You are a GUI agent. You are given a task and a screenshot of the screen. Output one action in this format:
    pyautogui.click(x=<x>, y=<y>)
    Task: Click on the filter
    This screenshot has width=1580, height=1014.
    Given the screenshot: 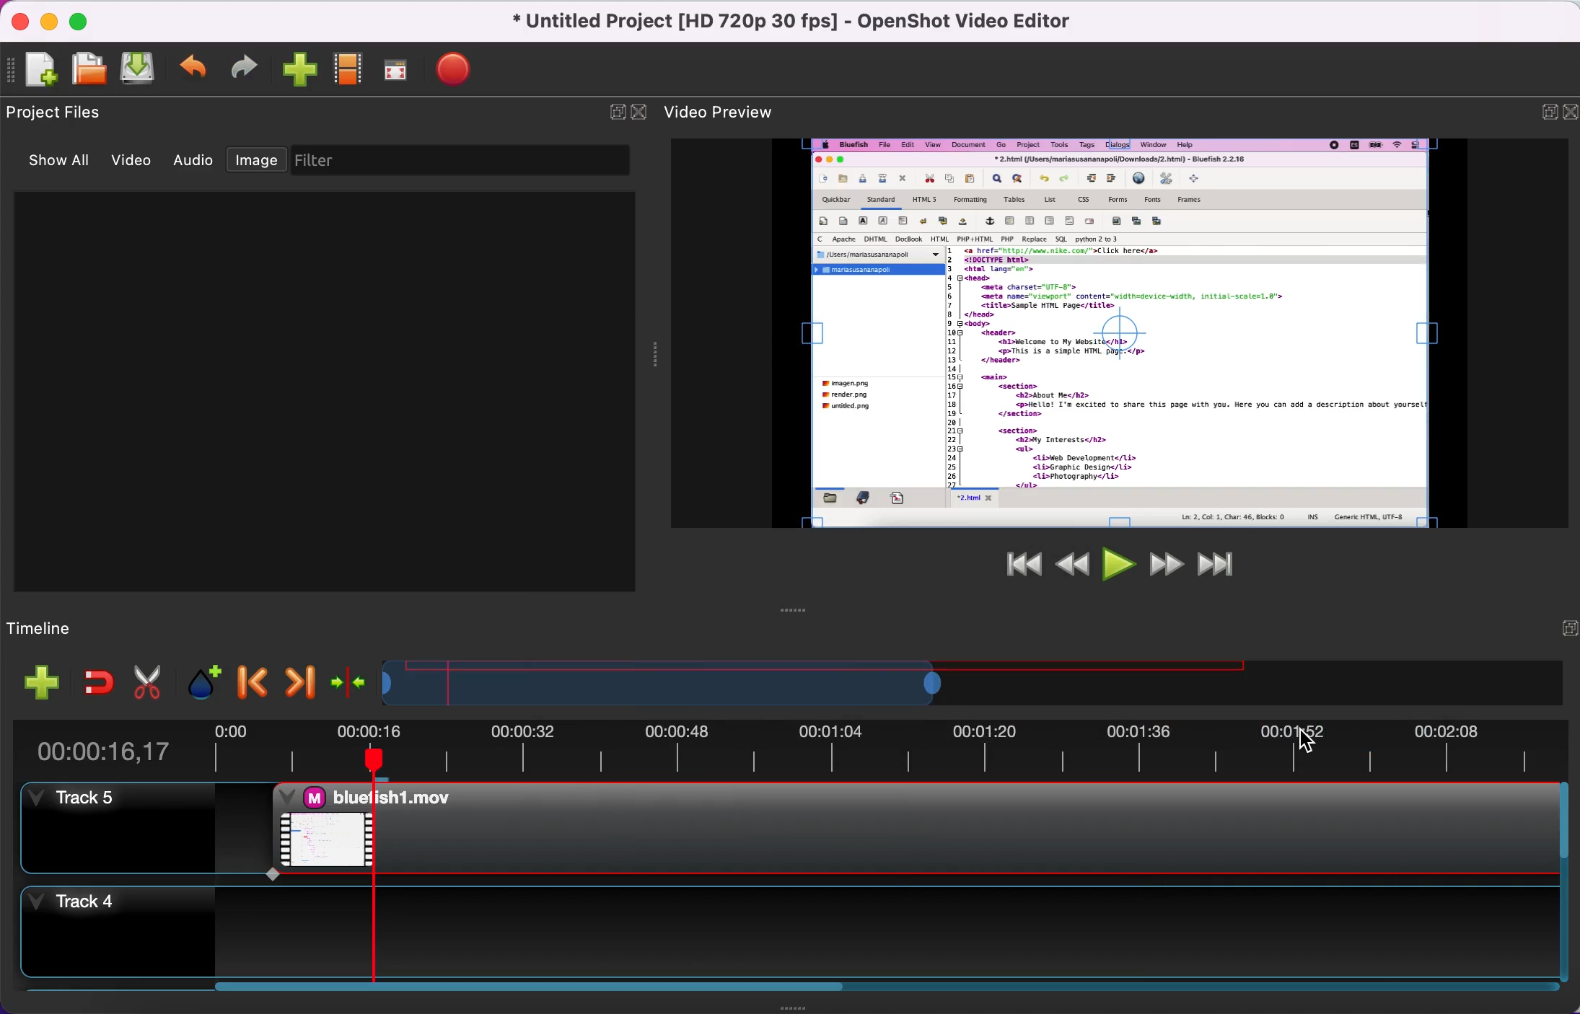 What is the action you would take?
    pyautogui.click(x=466, y=161)
    